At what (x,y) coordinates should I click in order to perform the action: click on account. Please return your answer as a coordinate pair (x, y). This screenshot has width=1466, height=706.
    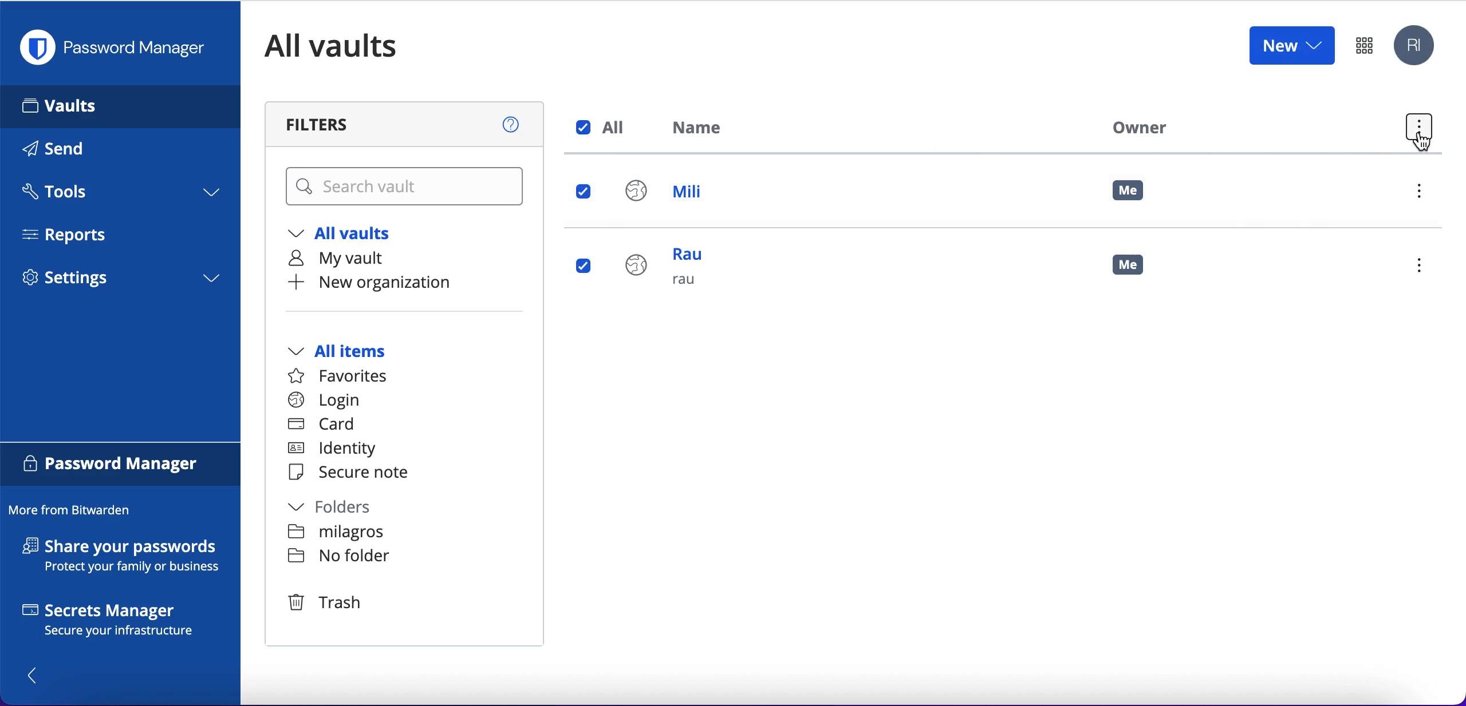
    Looking at the image, I should click on (1417, 46).